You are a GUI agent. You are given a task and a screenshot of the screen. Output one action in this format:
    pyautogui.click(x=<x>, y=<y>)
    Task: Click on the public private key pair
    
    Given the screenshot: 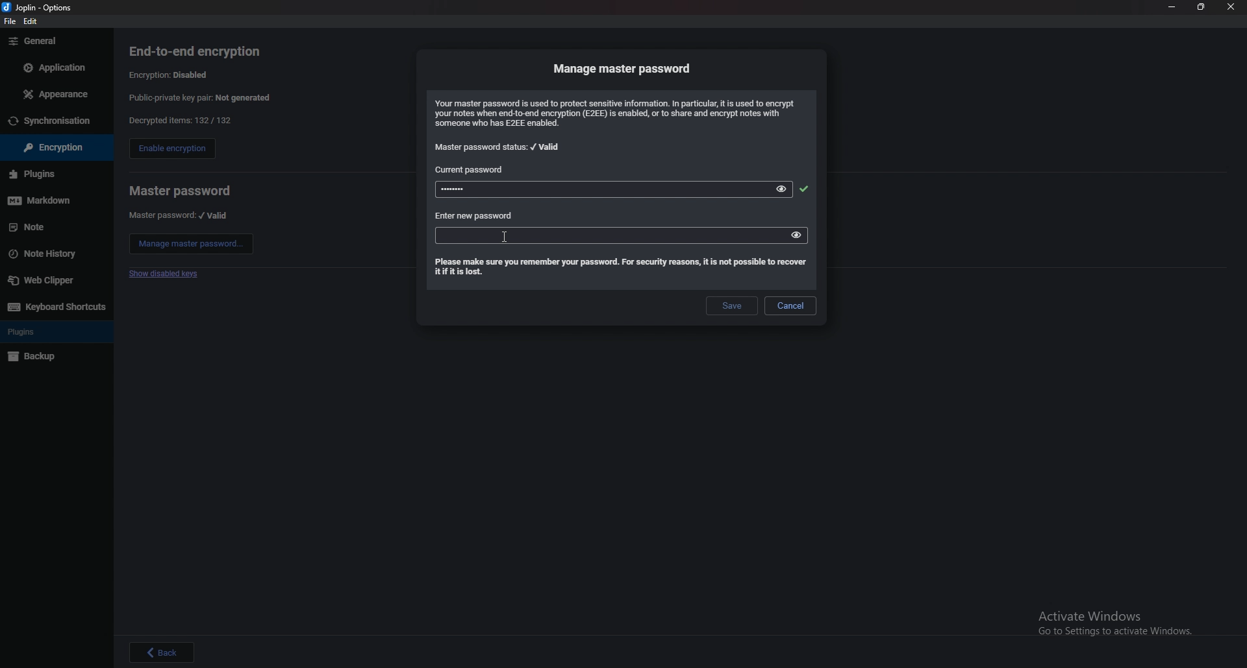 What is the action you would take?
    pyautogui.click(x=210, y=97)
    